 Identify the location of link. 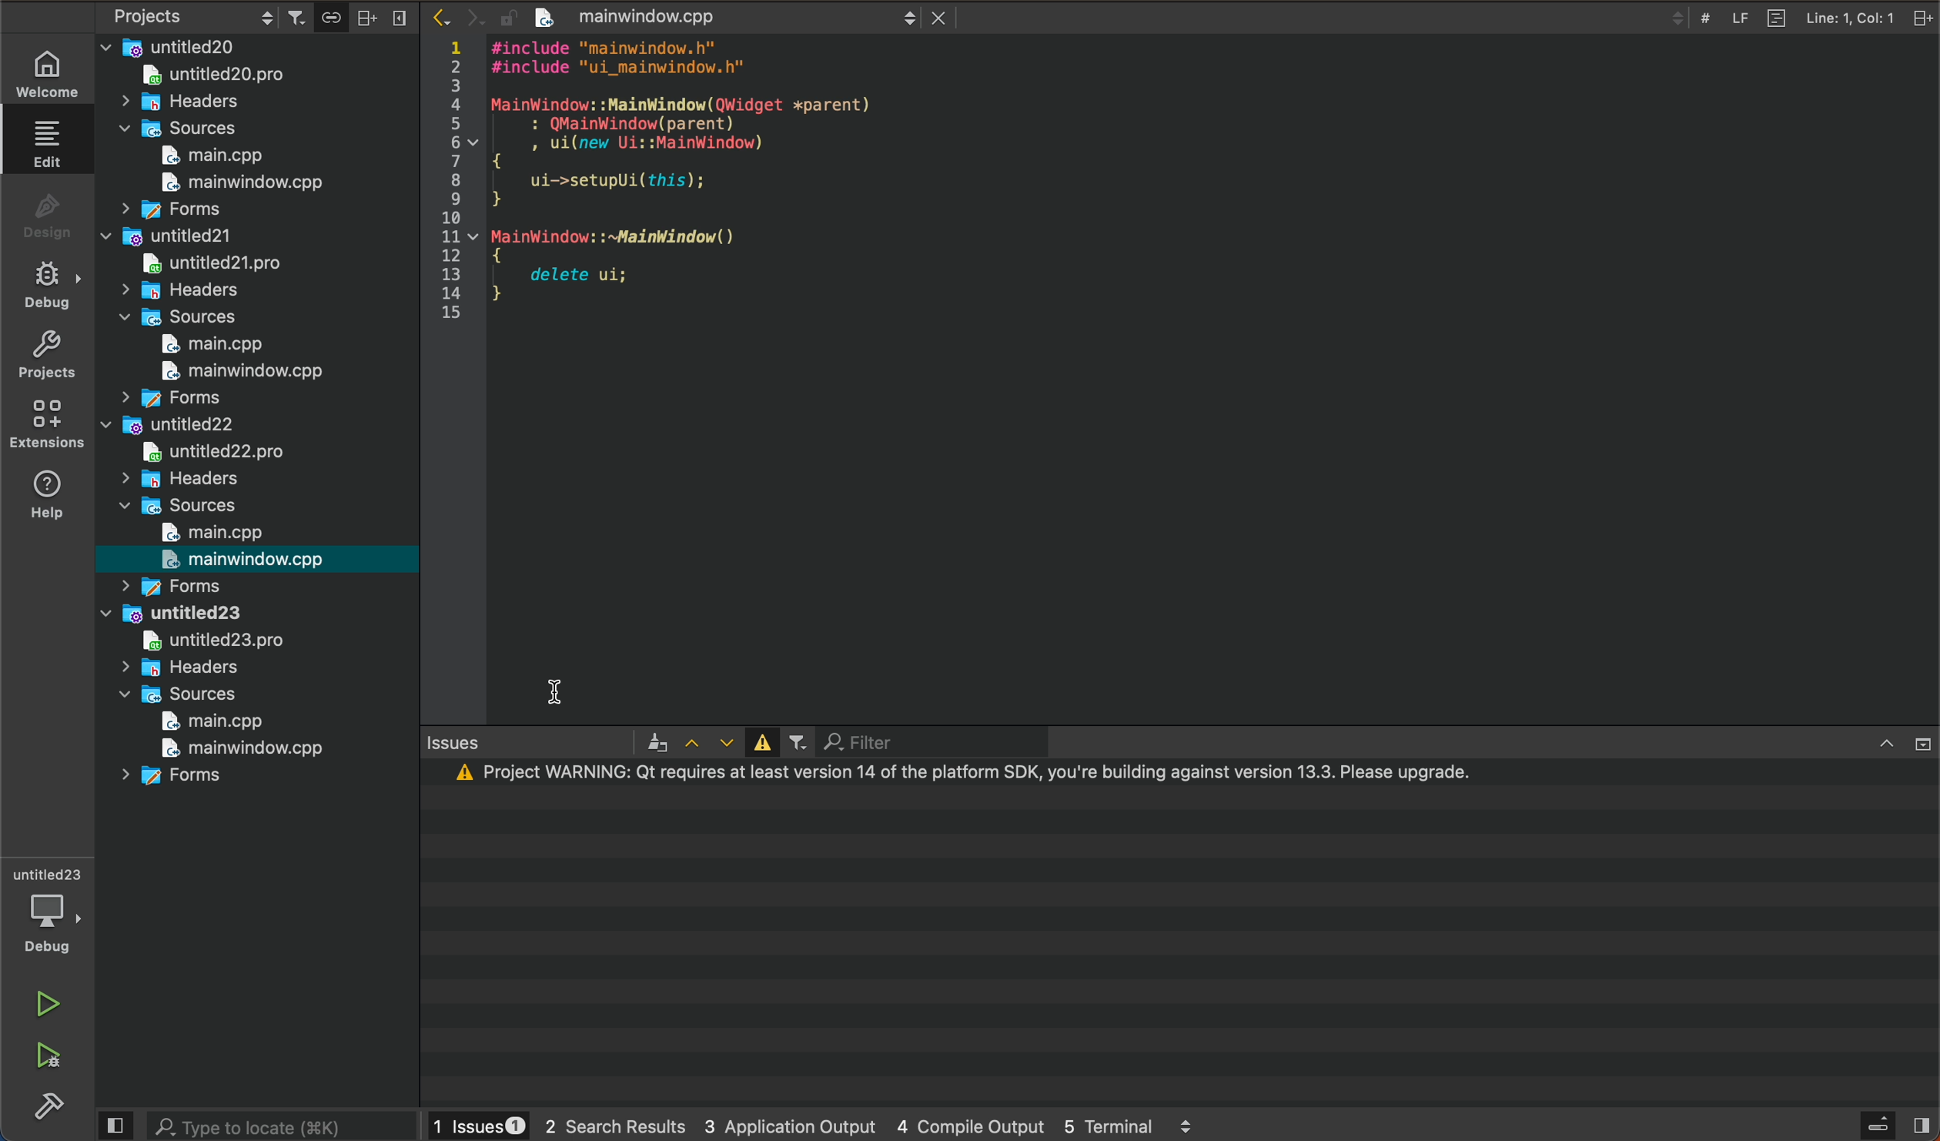
(330, 15).